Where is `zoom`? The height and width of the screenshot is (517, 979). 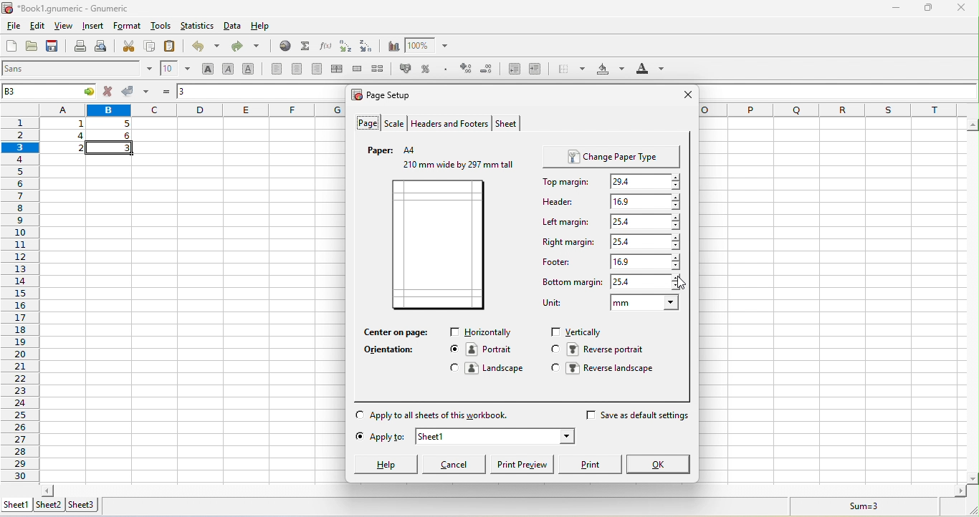
zoom is located at coordinates (431, 46).